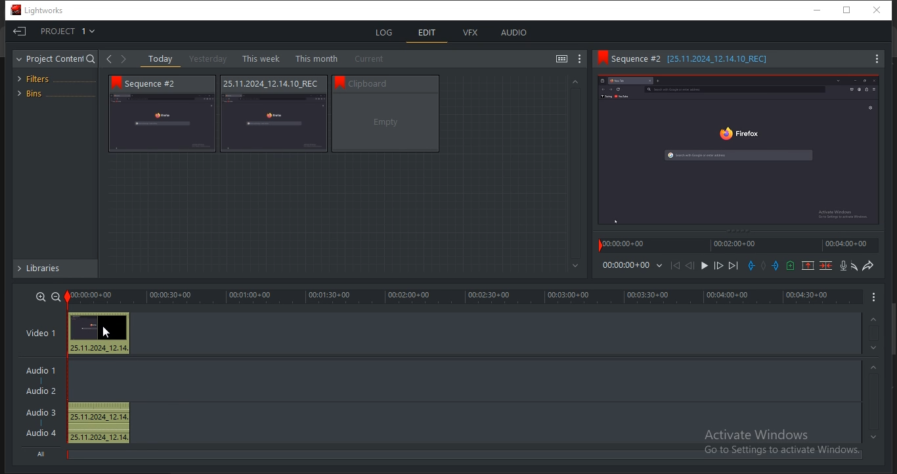 This screenshot has width=897, height=474. What do you see at coordinates (737, 148) in the screenshot?
I see `Sequence preview thumbnail` at bounding box center [737, 148].